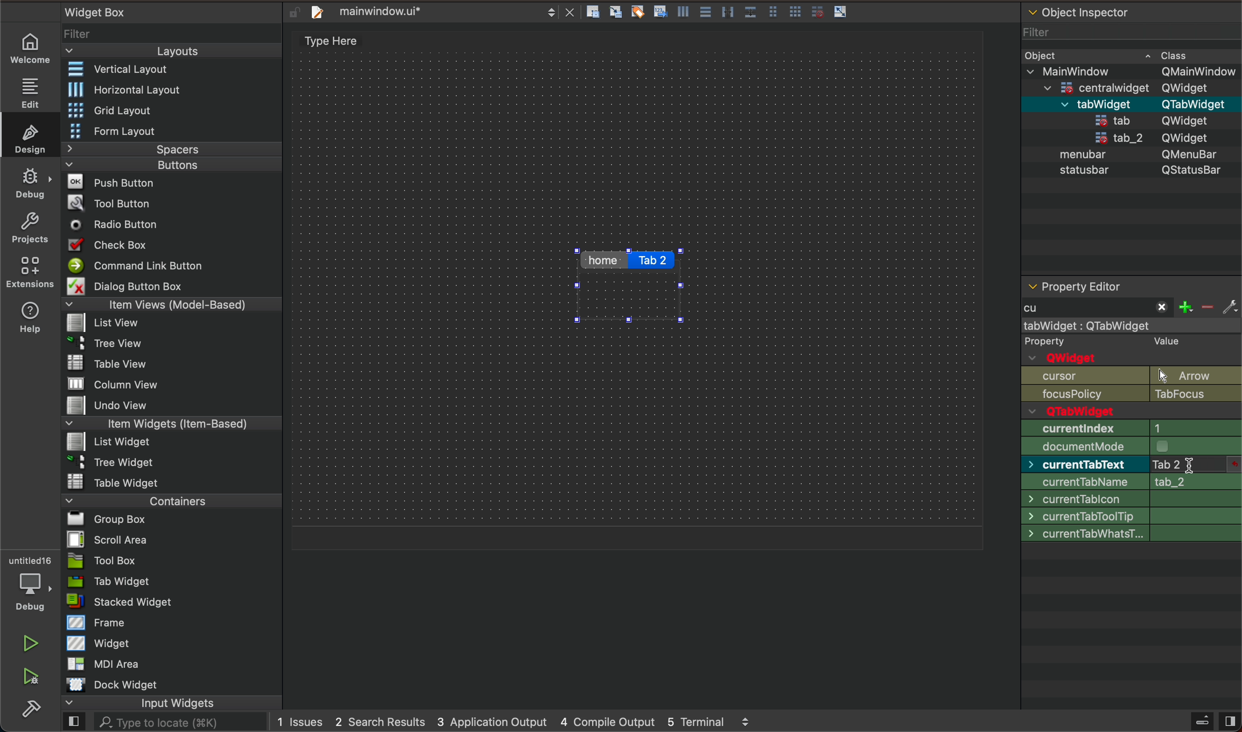 This screenshot has width=1242, height=732. What do you see at coordinates (92, 12) in the screenshot?
I see `Widget Box` at bounding box center [92, 12].